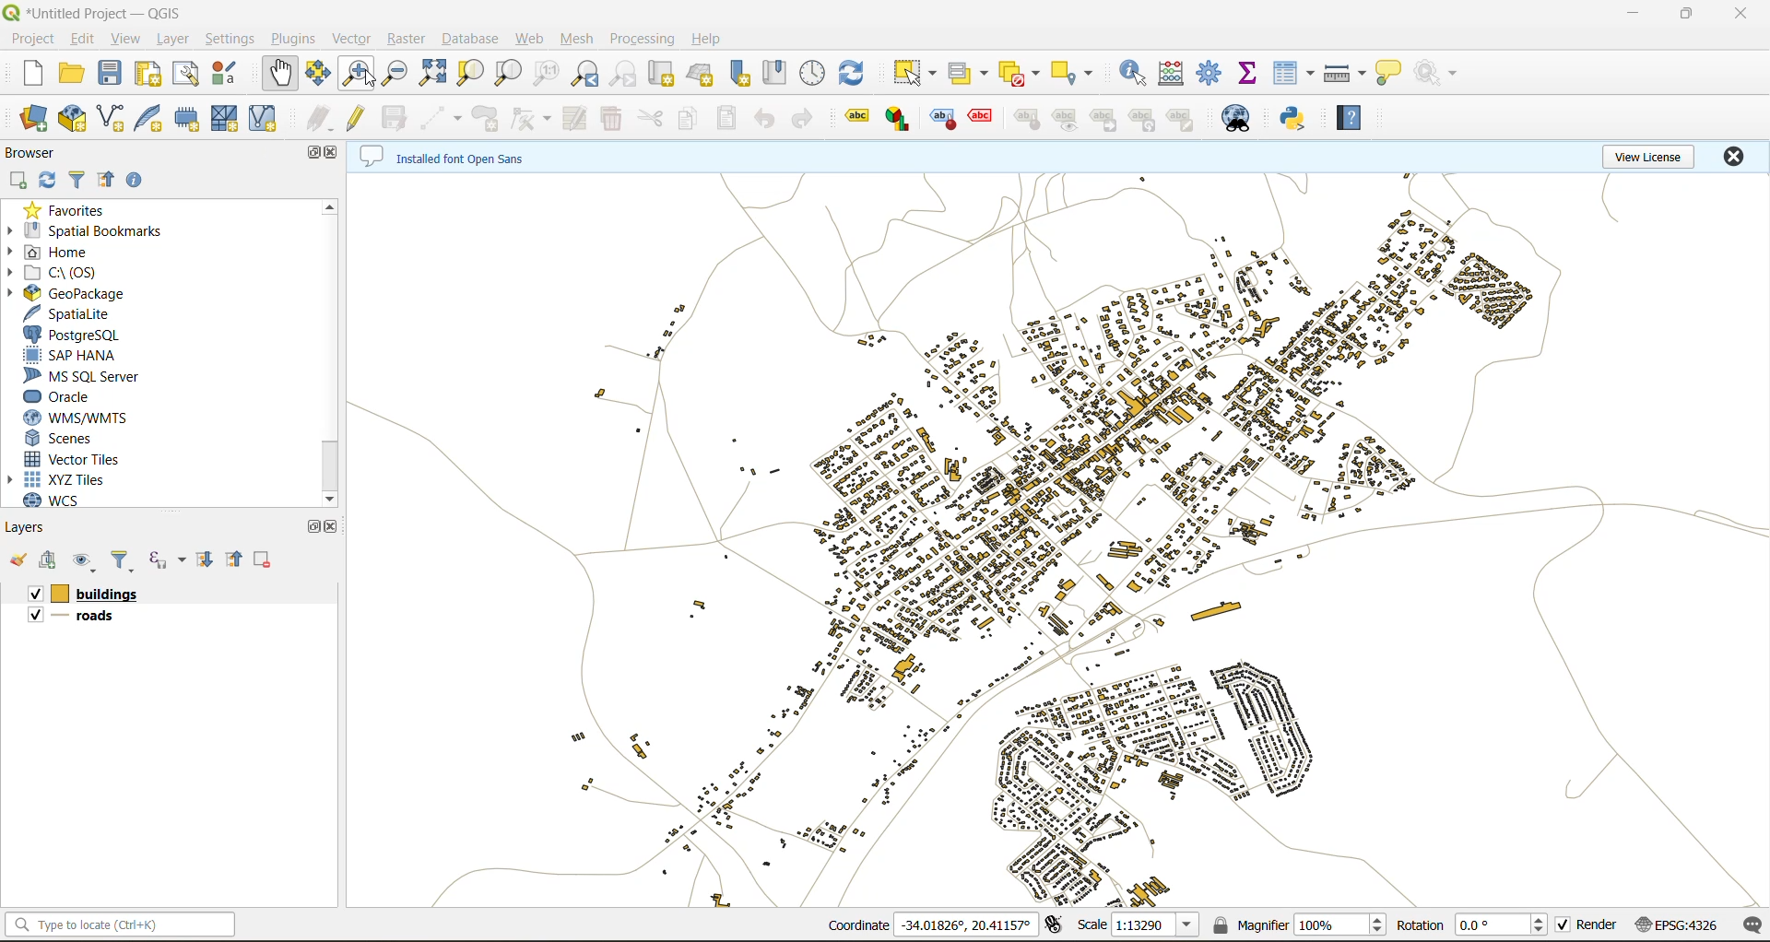 This screenshot has height=942, width=1770. What do you see at coordinates (39, 526) in the screenshot?
I see `layers` at bounding box center [39, 526].